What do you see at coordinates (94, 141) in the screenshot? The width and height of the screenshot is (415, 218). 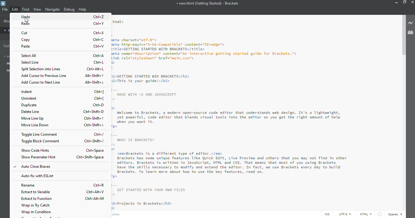 I see `ctrl+shift+/` at bounding box center [94, 141].